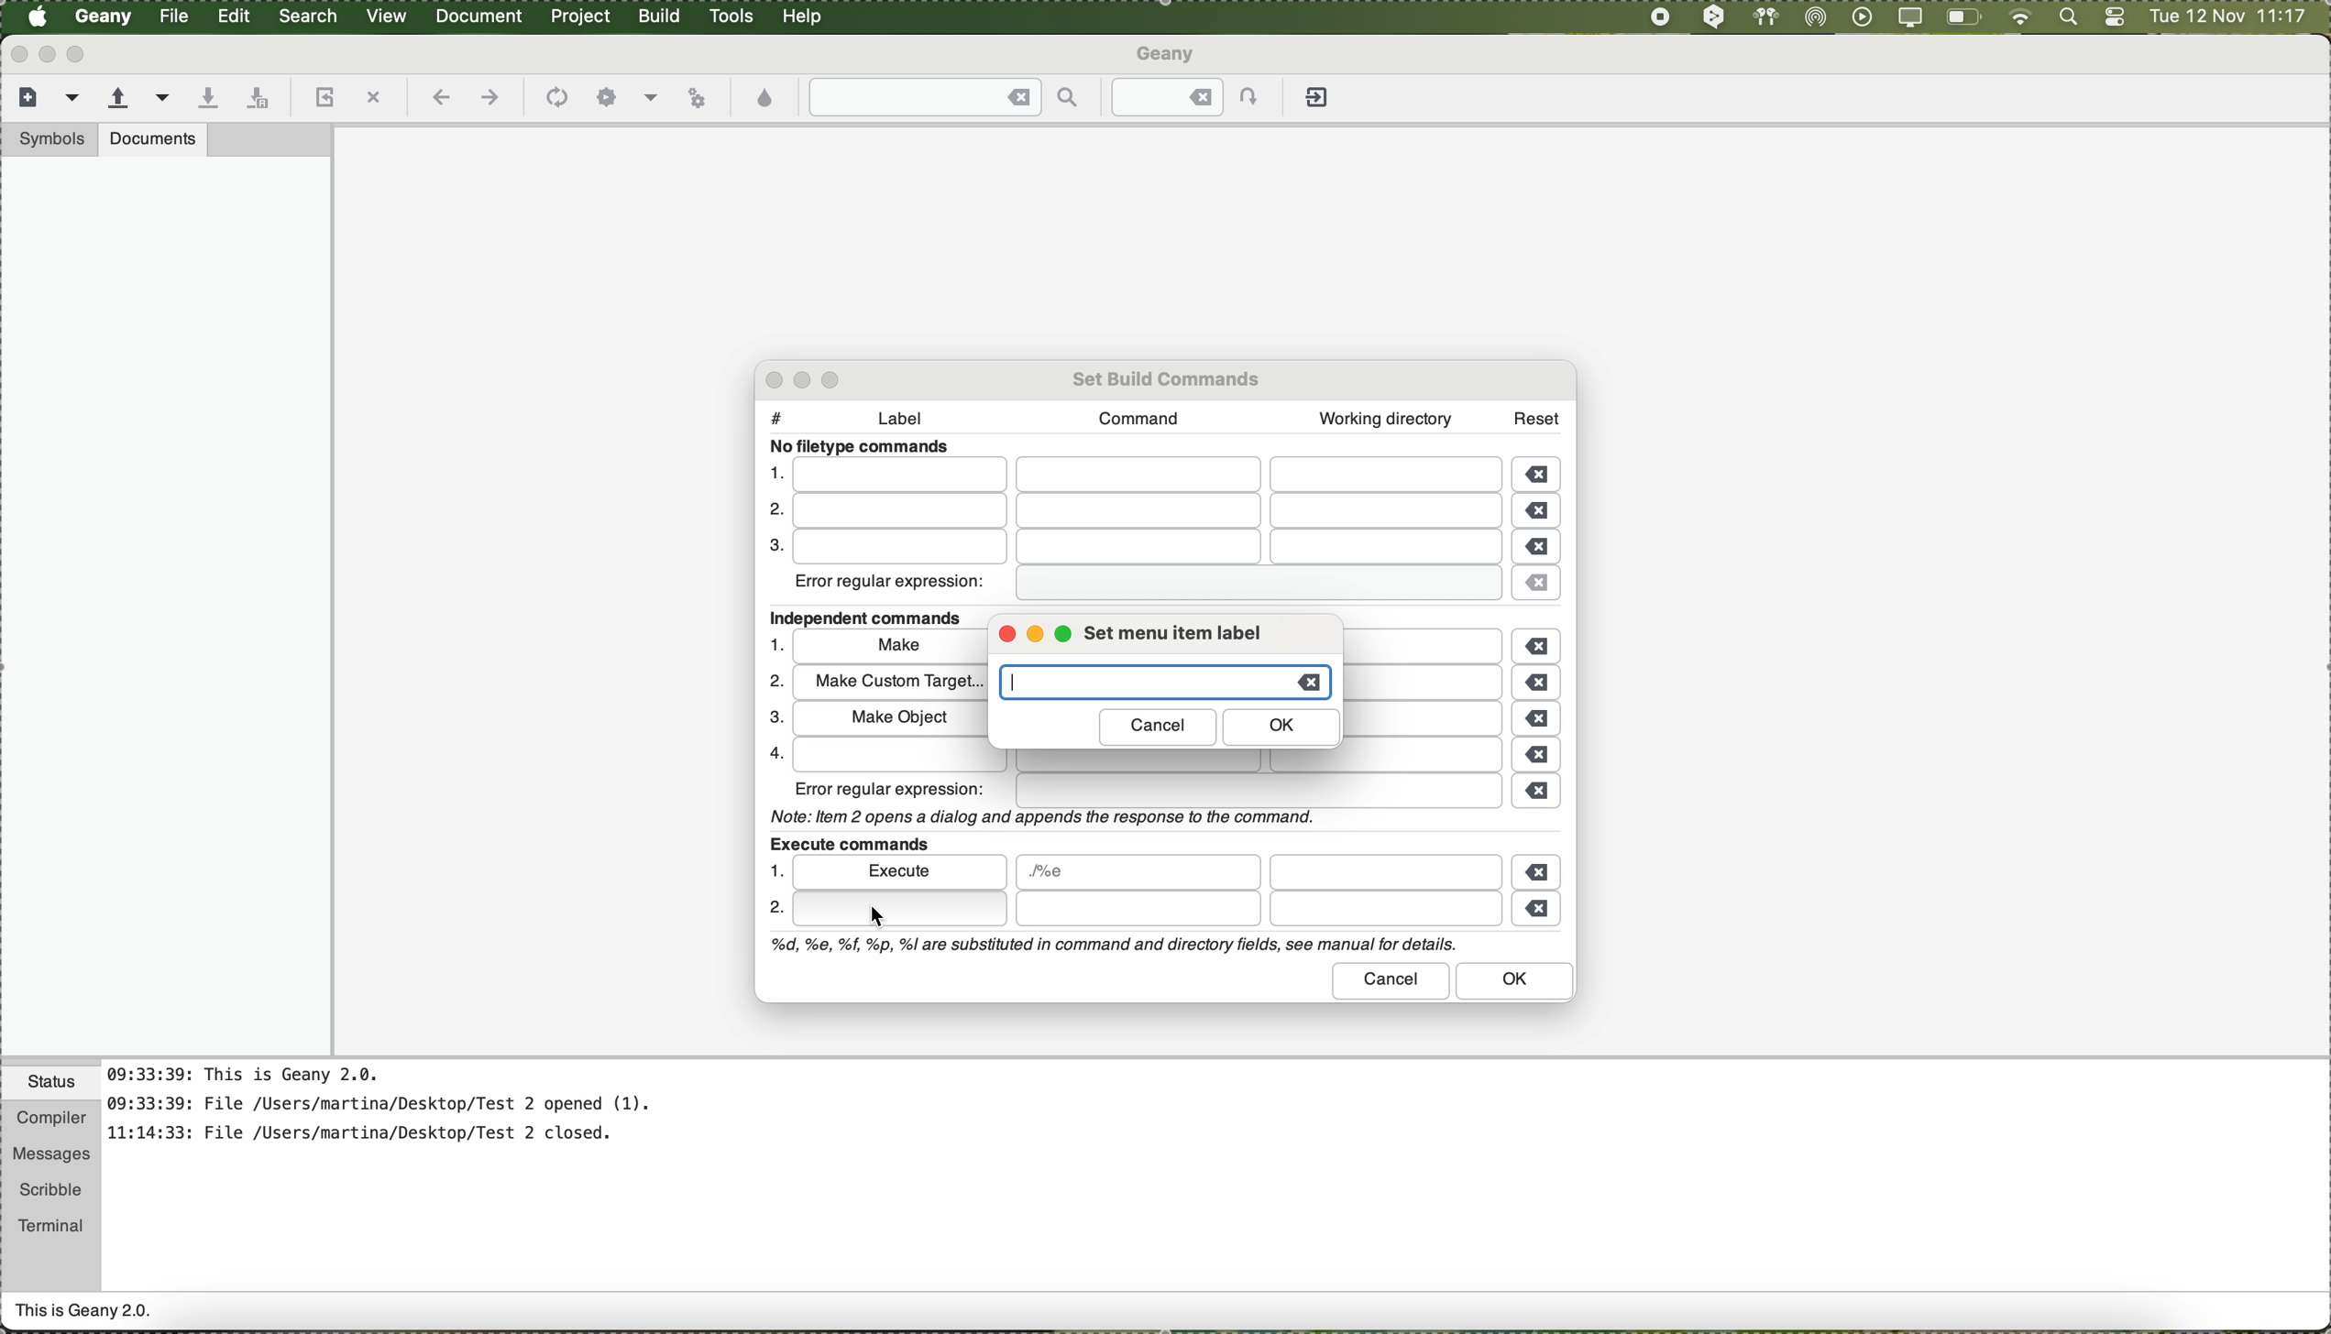  I want to click on OK button, so click(1516, 982).